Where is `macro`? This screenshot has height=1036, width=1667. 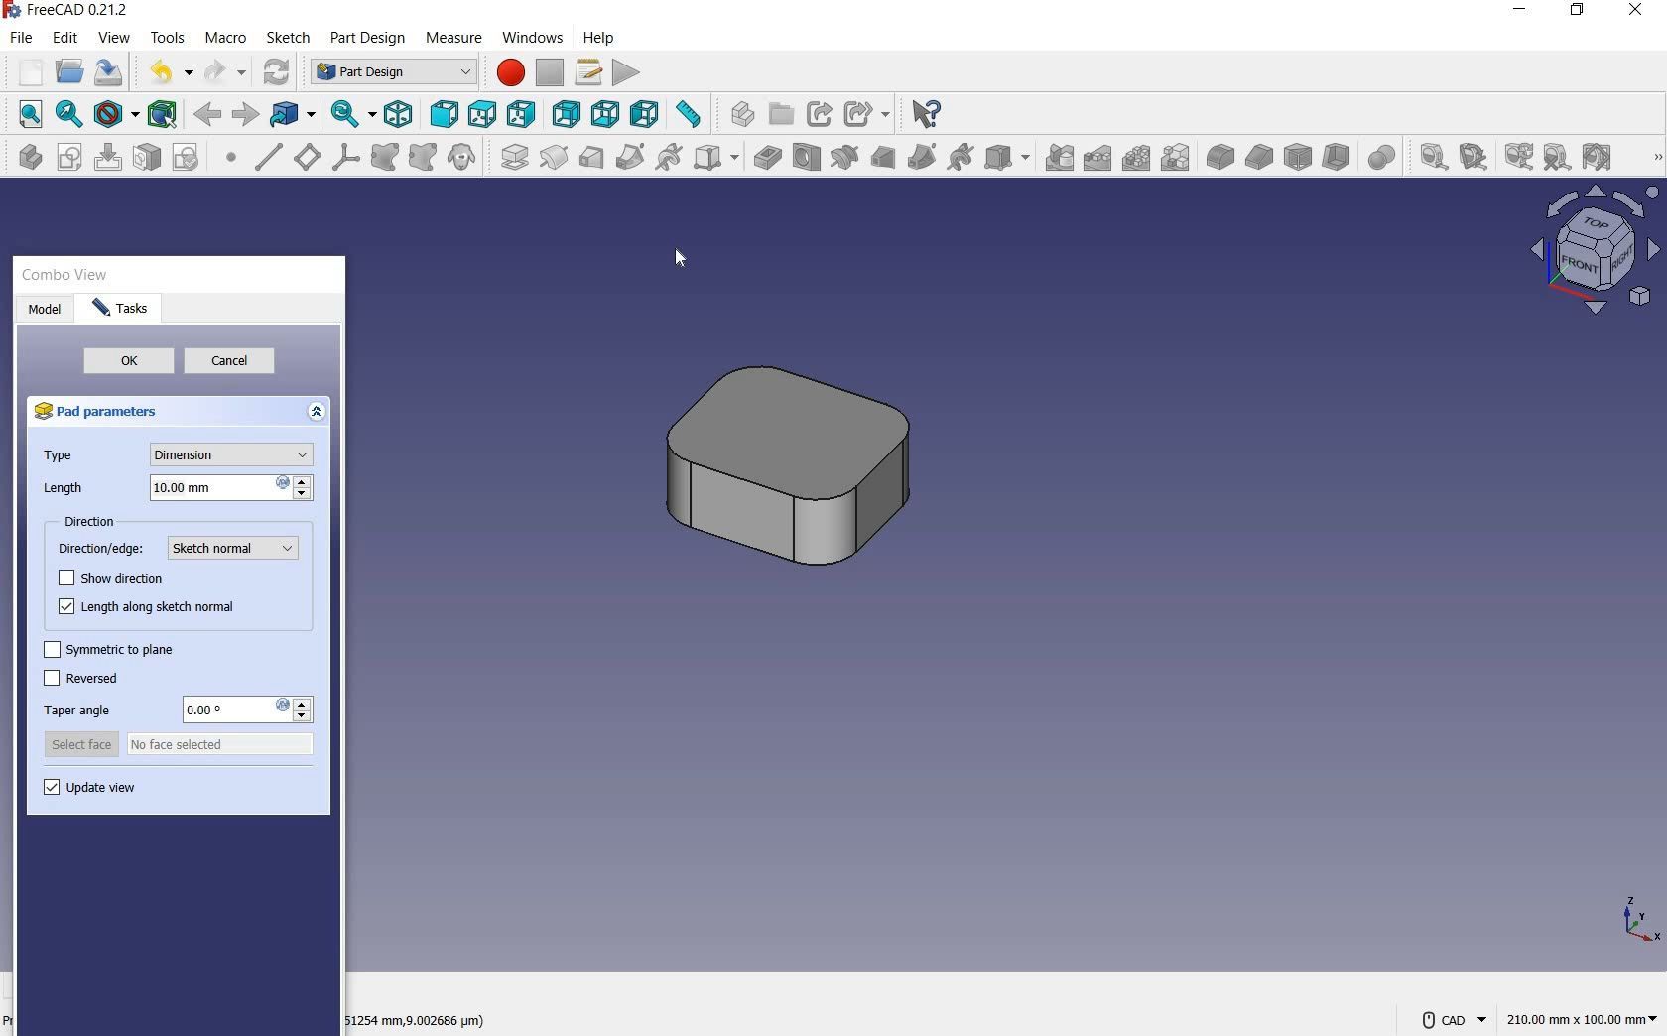 macro is located at coordinates (227, 37).